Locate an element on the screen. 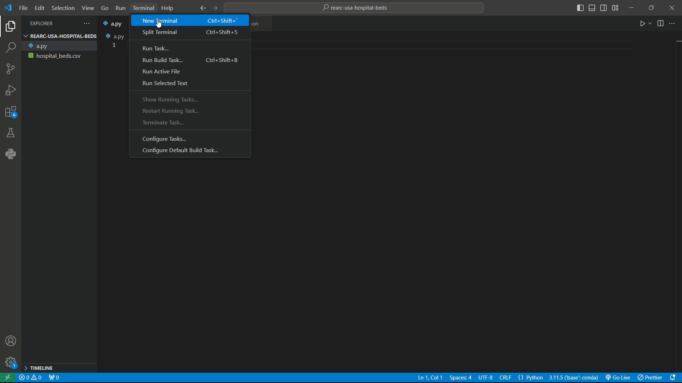 The height and width of the screenshot is (383, 682). restart running task is located at coordinates (190, 109).